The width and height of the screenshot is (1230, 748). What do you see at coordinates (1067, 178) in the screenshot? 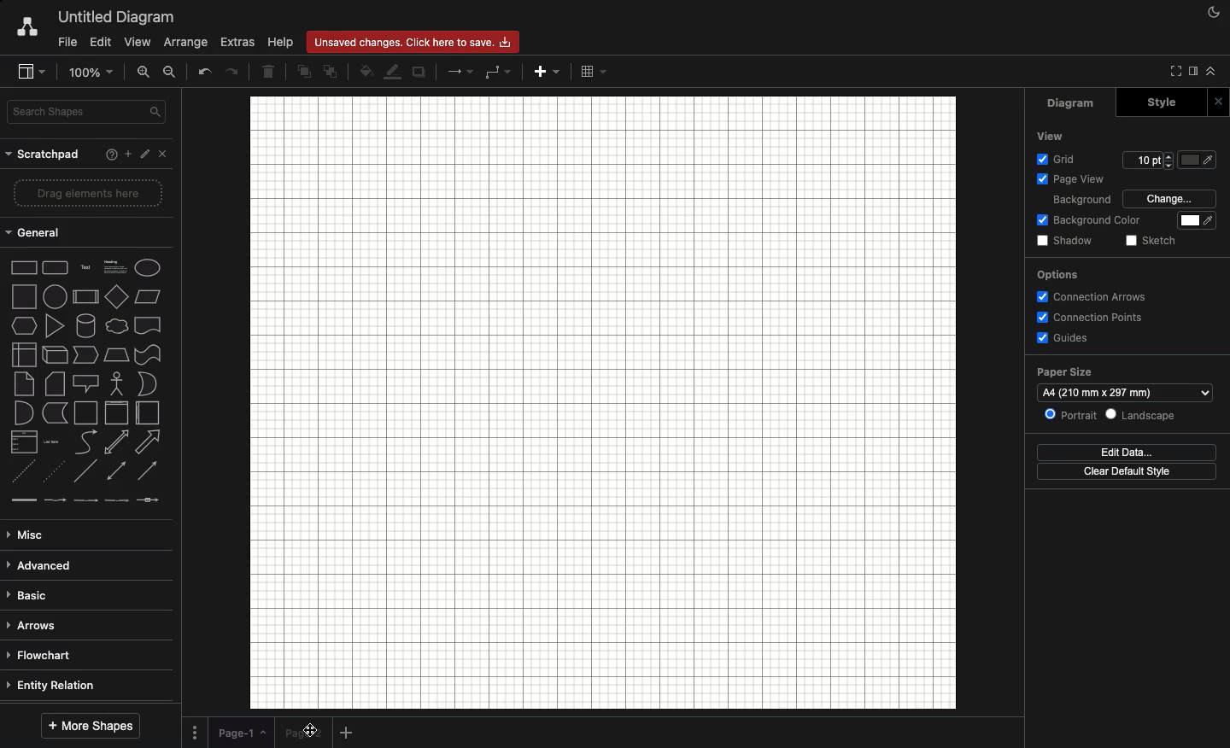
I see `Page view` at bounding box center [1067, 178].